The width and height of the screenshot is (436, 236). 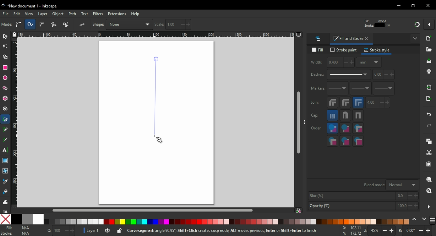 I want to click on minimize, so click(x=399, y=6).